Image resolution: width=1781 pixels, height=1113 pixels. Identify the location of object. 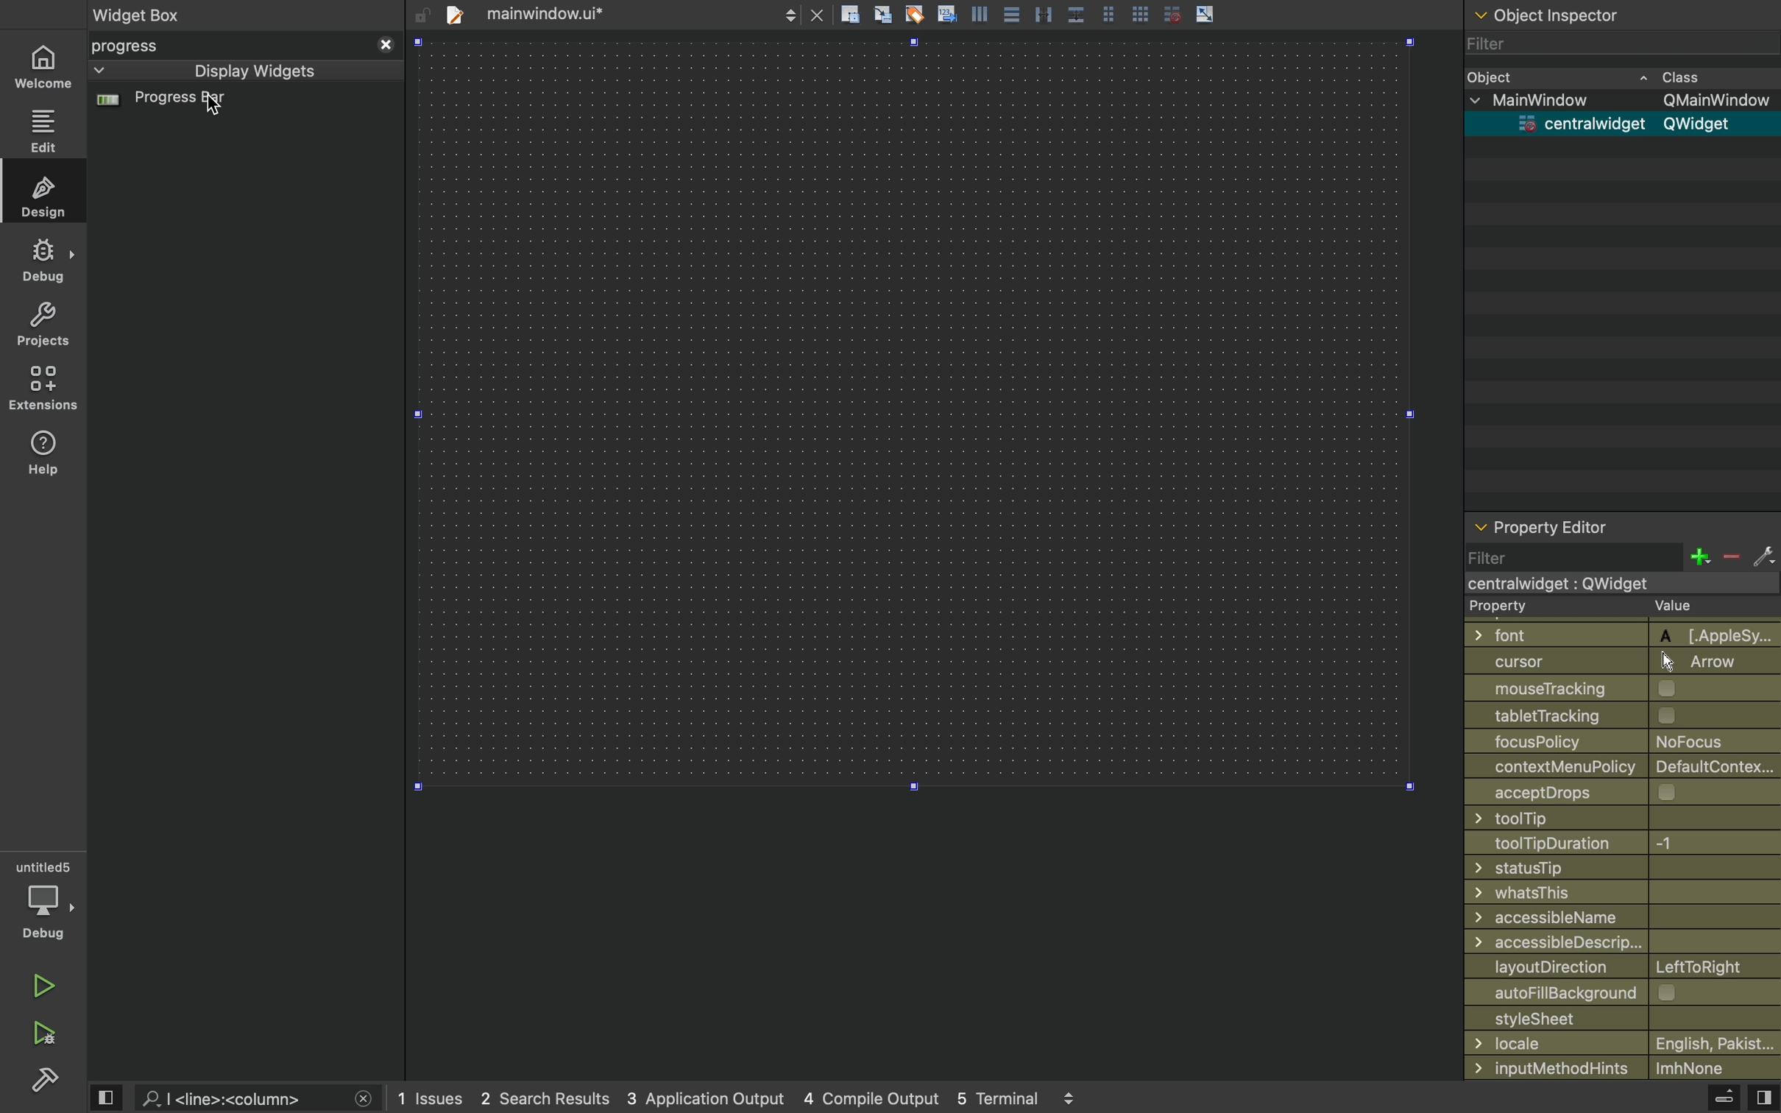
(1607, 76).